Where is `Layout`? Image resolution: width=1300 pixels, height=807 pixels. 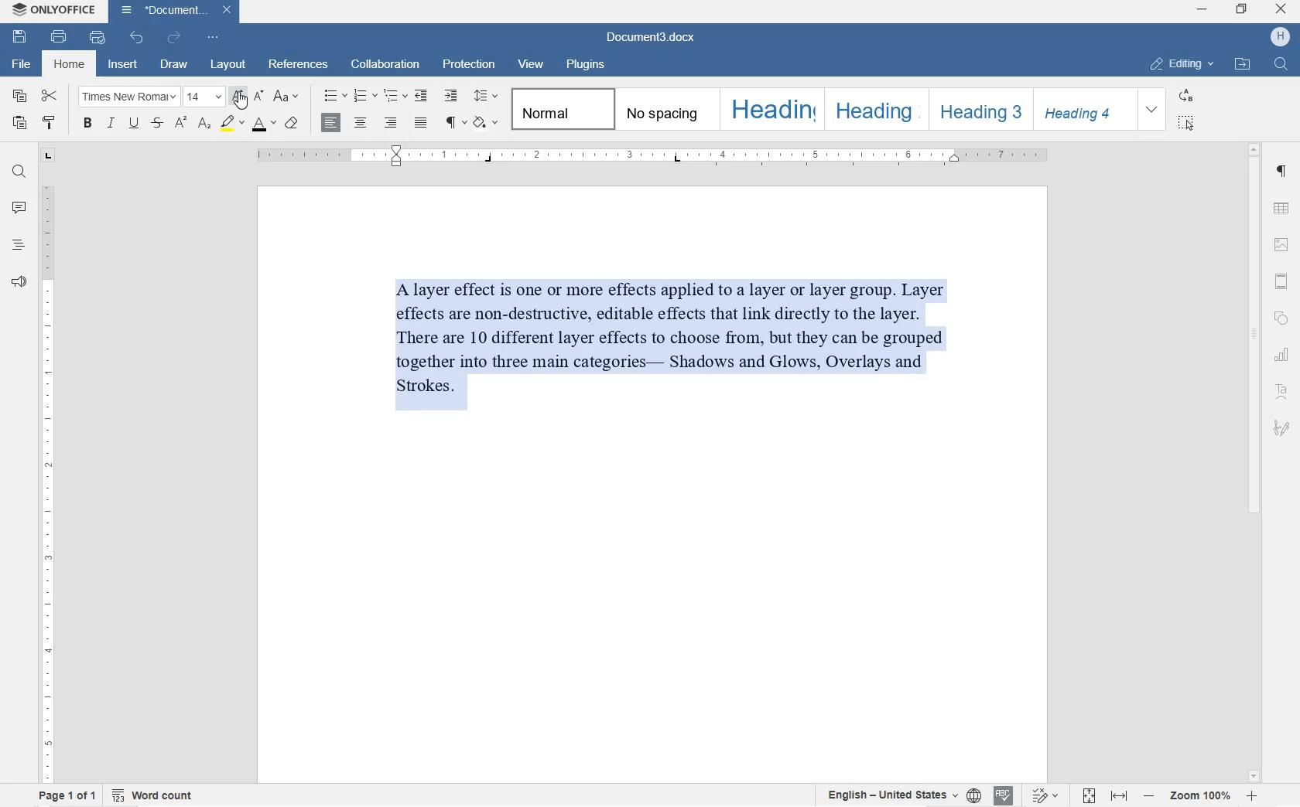
Layout is located at coordinates (227, 65).